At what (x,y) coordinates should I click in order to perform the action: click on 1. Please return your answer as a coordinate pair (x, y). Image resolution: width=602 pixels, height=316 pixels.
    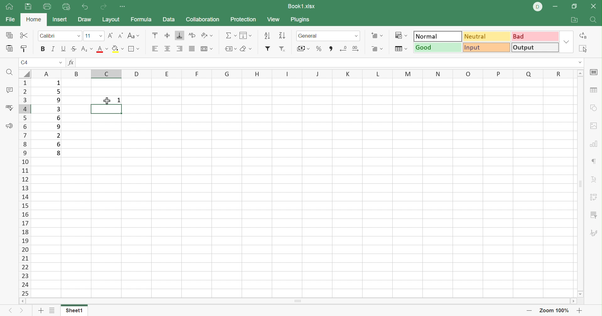
    Looking at the image, I should click on (57, 84).